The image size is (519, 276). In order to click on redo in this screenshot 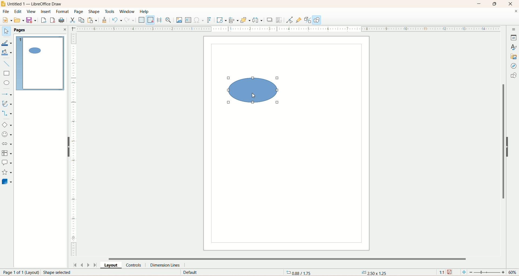, I will do `click(130, 21)`.